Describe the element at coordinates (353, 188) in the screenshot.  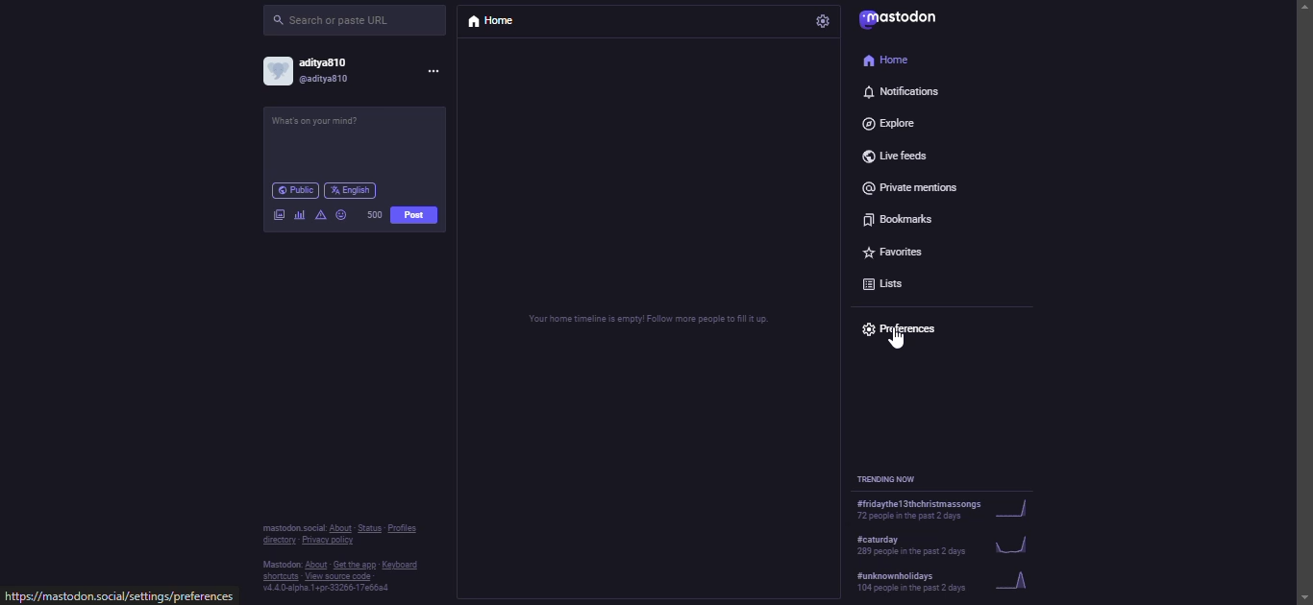
I see `english` at that location.